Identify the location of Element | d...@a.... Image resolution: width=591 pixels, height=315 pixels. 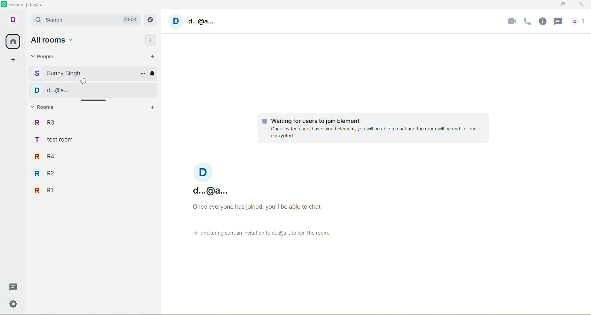
(27, 4).